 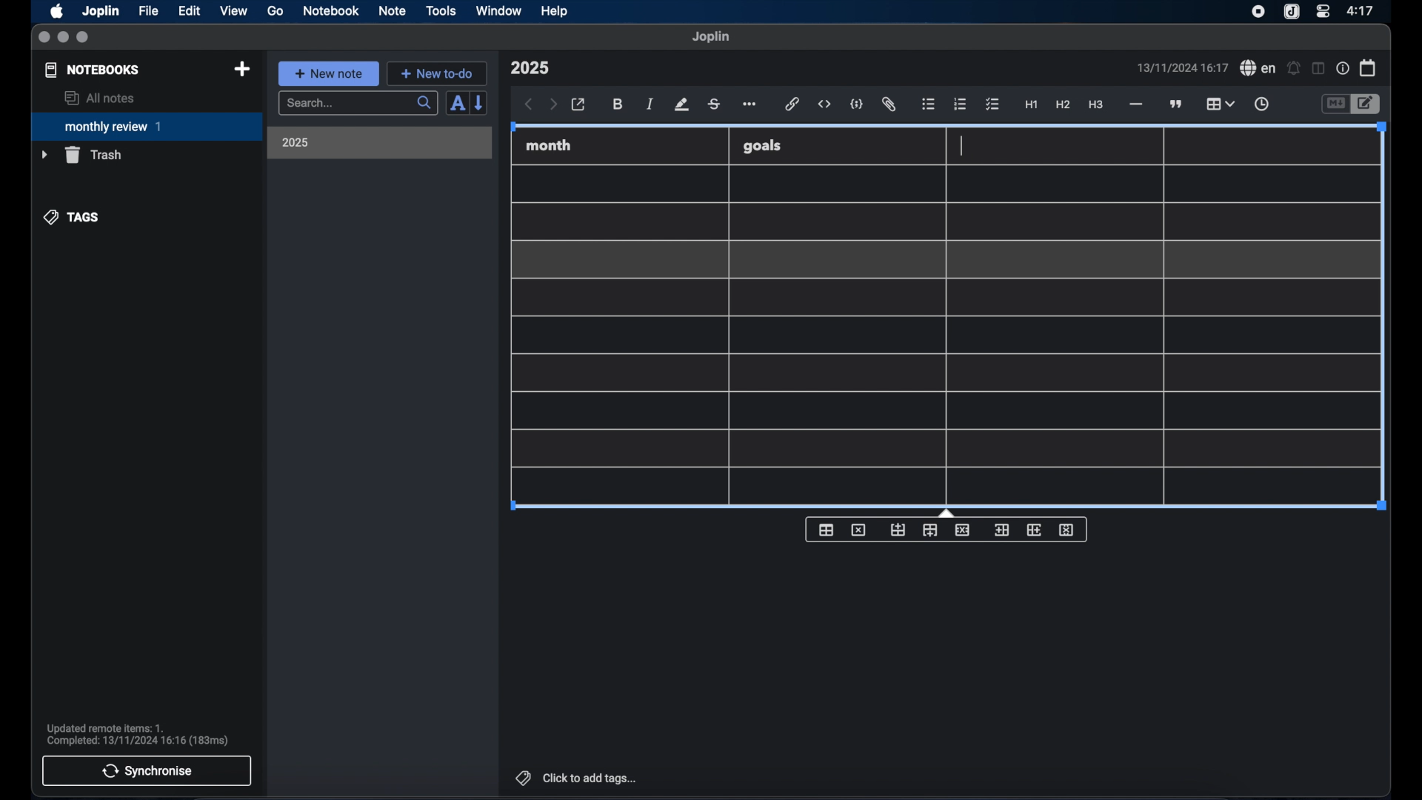 I want to click on hyperlink, so click(x=792, y=104).